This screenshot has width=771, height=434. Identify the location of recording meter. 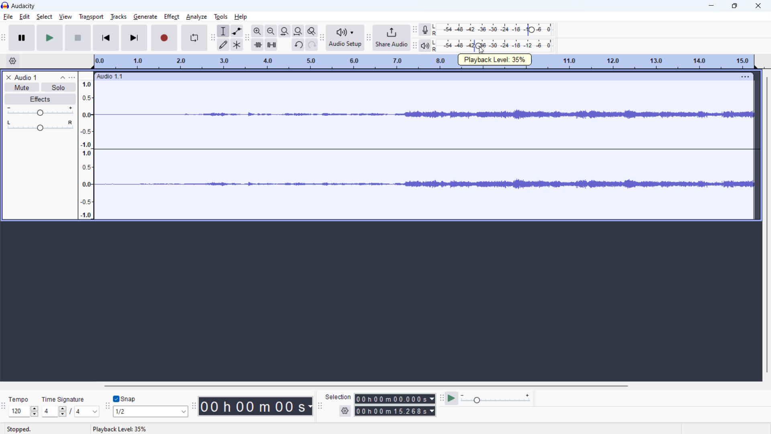
(415, 30).